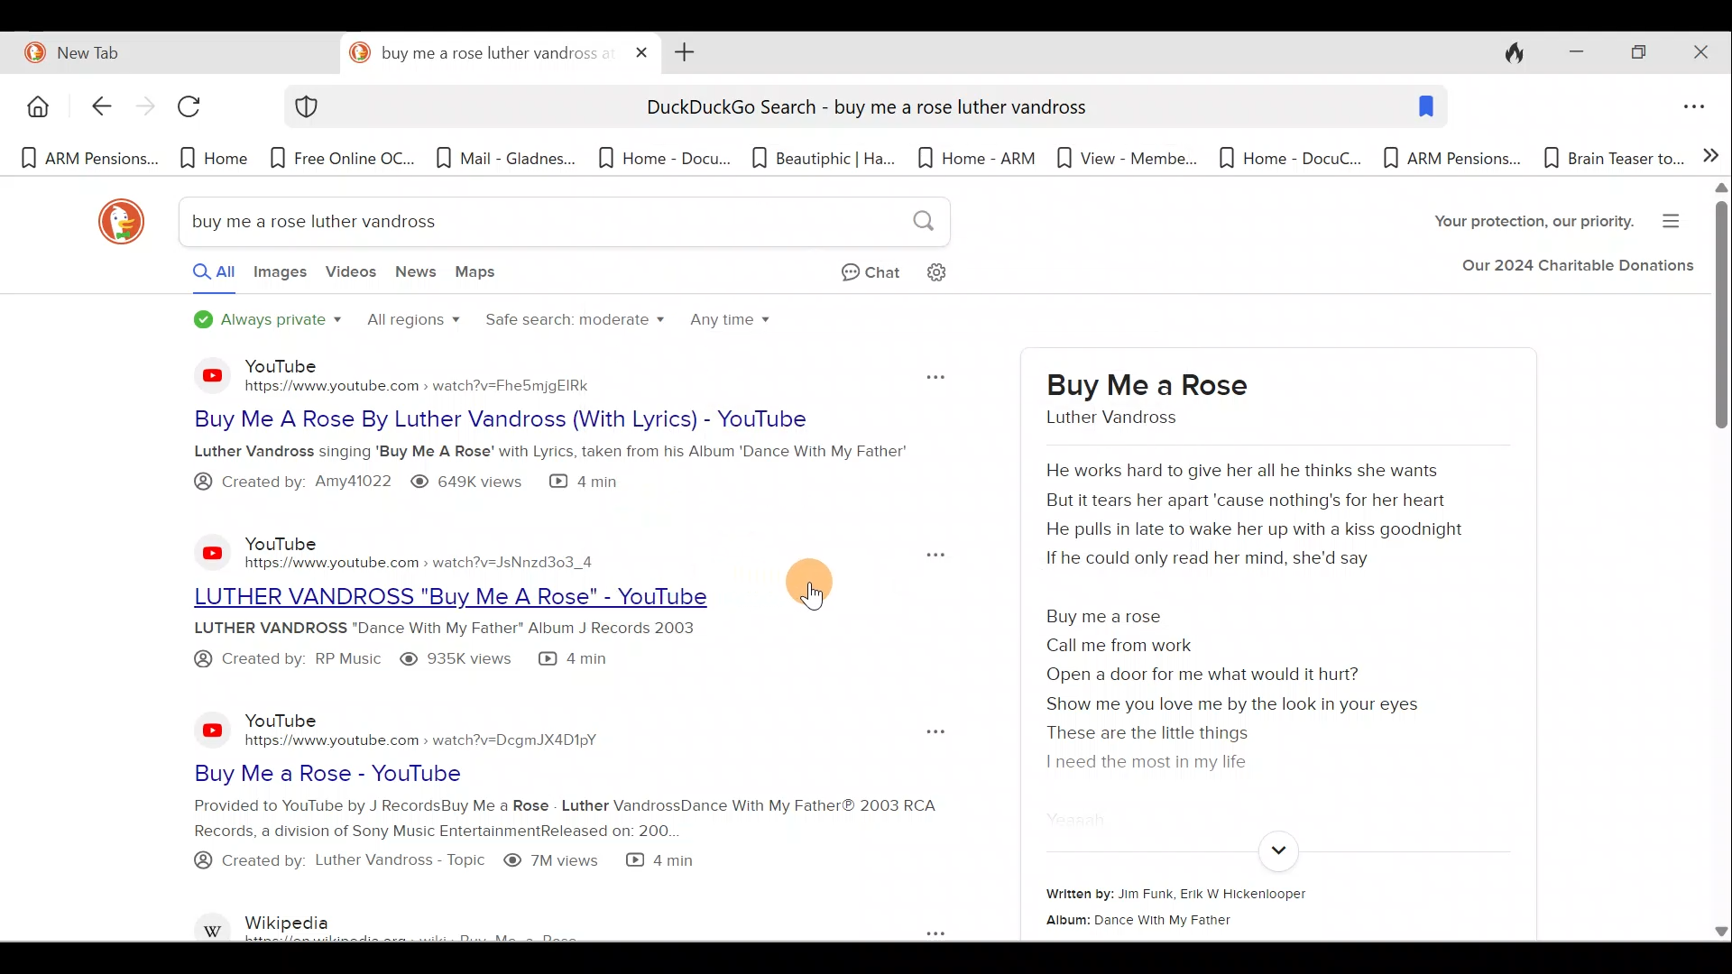 The width and height of the screenshot is (1732, 974). Describe the element at coordinates (351, 279) in the screenshot. I see `Videos` at that location.